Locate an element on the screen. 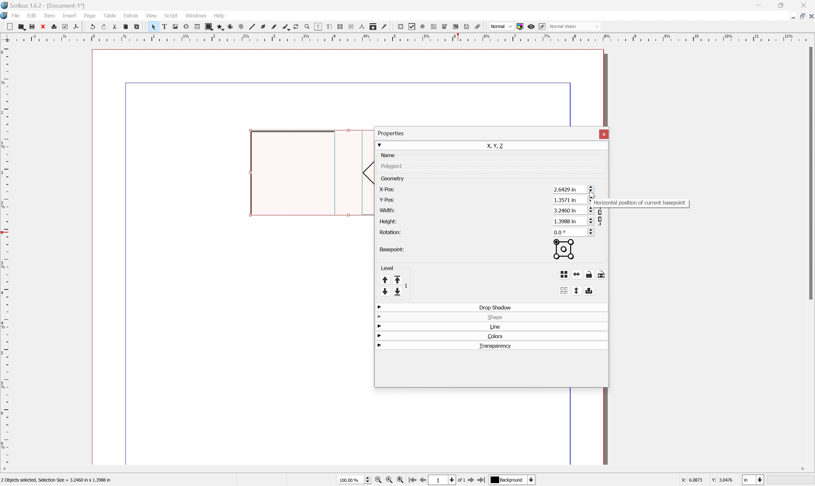 This screenshot has width=815, height=486. Toggle color management system is located at coordinates (521, 27).